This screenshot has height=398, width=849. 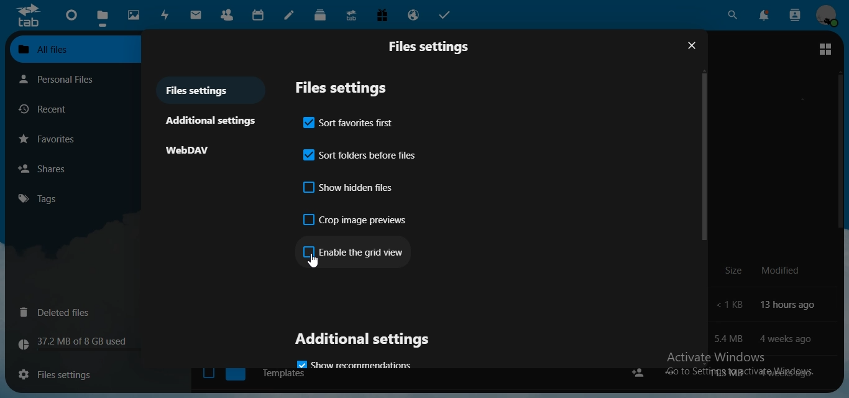 I want to click on photos, so click(x=134, y=15).